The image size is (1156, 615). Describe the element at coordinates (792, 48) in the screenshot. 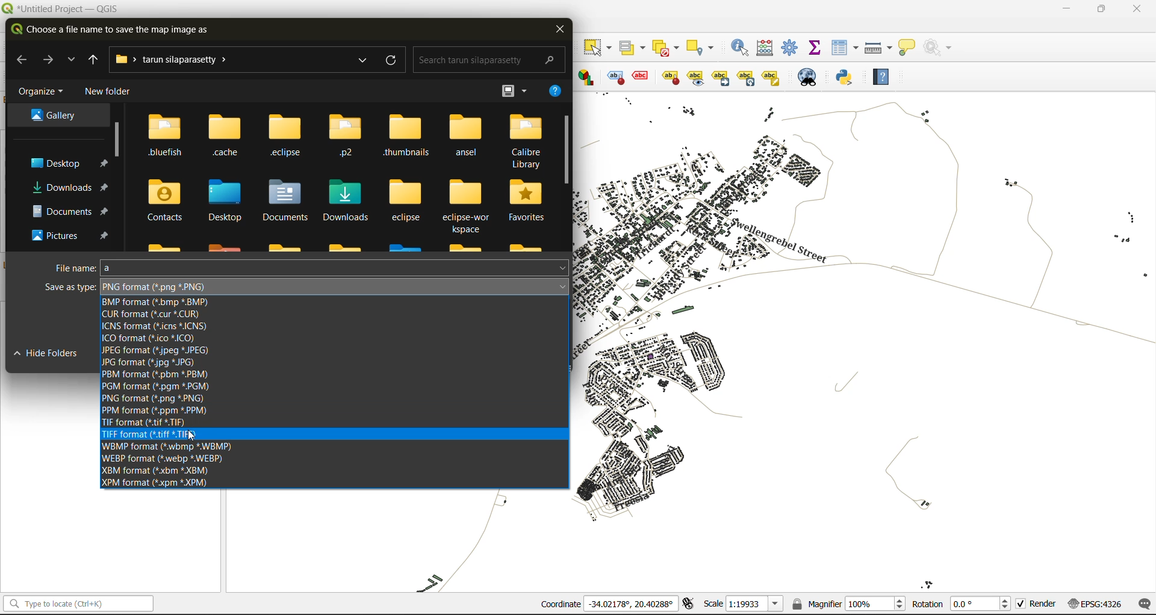

I see `toolbox` at that location.